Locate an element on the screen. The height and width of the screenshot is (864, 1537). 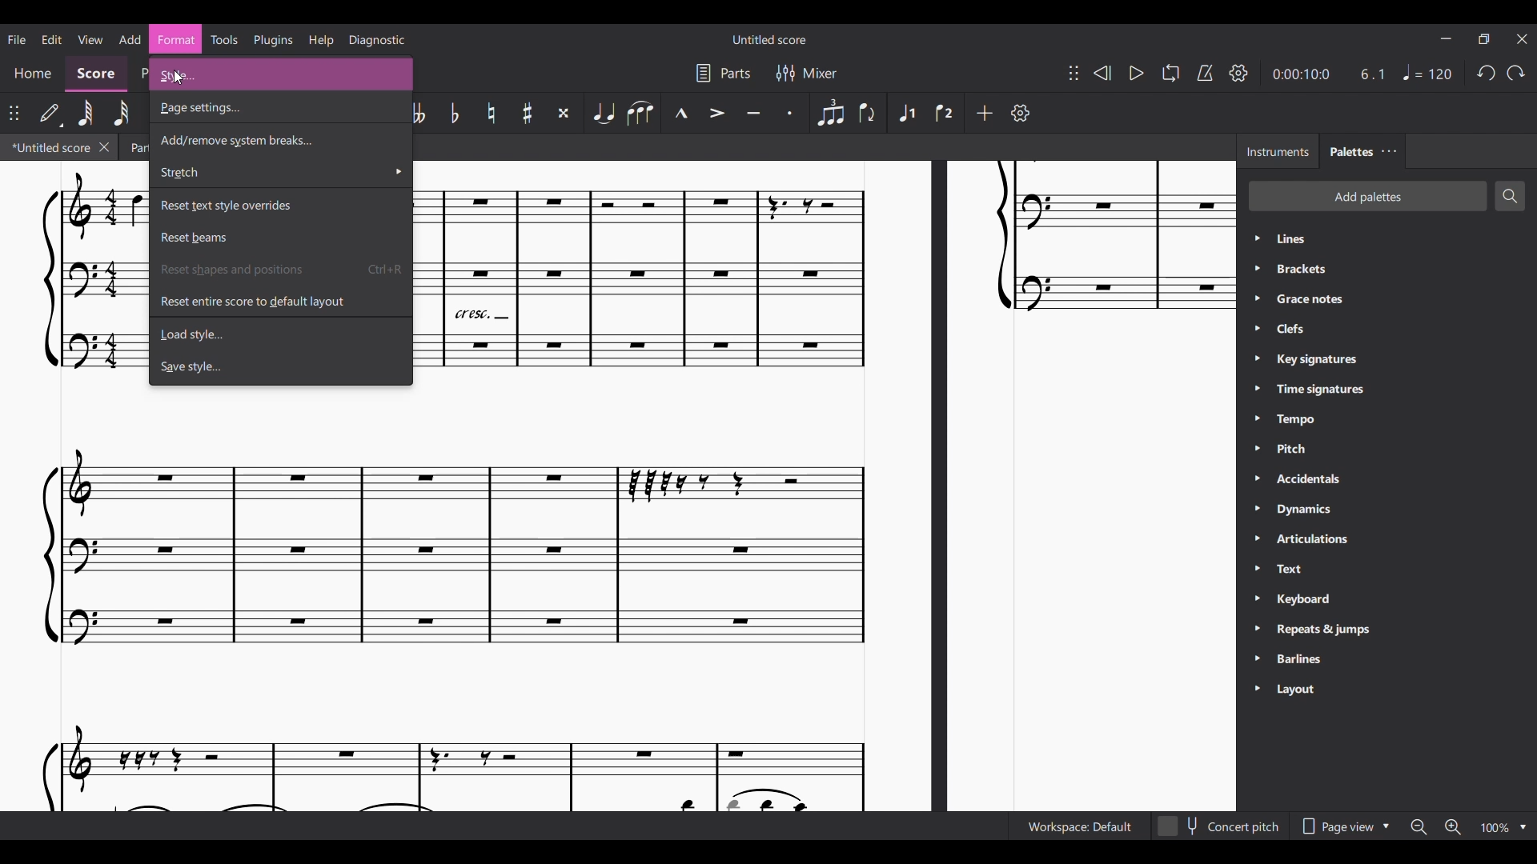
Staccato is located at coordinates (792, 114).